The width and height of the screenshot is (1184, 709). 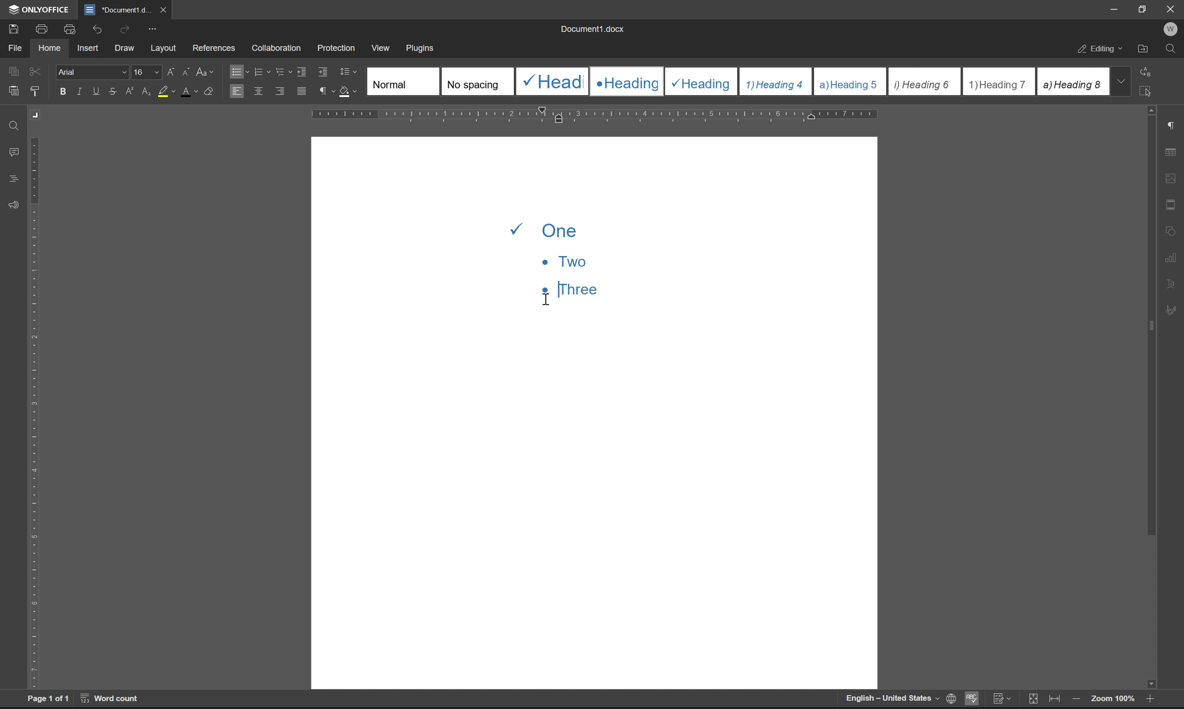 What do you see at coordinates (63, 92) in the screenshot?
I see `bold` at bounding box center [63, 92].